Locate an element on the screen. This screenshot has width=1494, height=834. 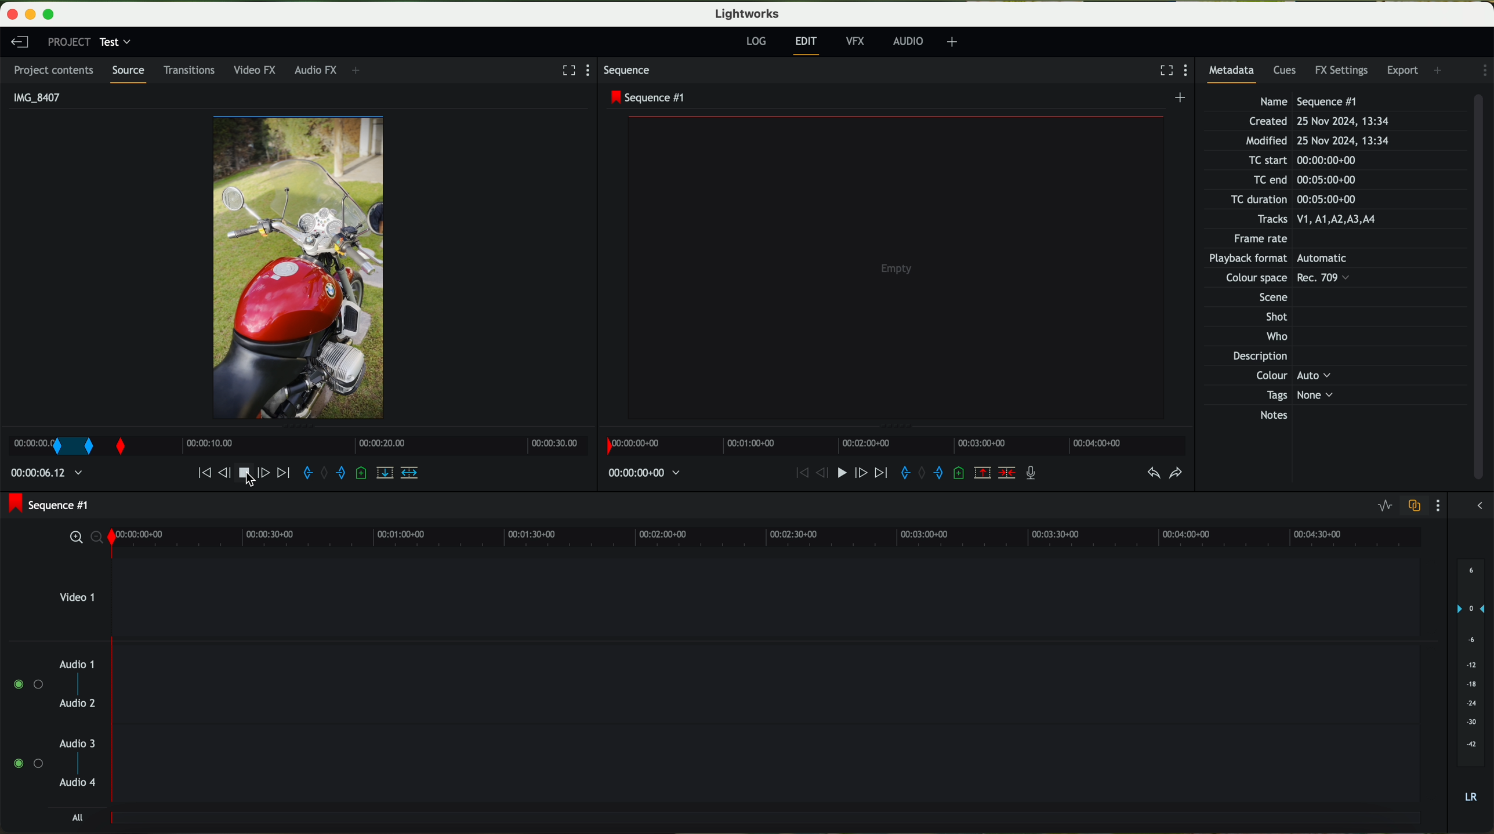
click on stop is located at coordinates (251, 481).